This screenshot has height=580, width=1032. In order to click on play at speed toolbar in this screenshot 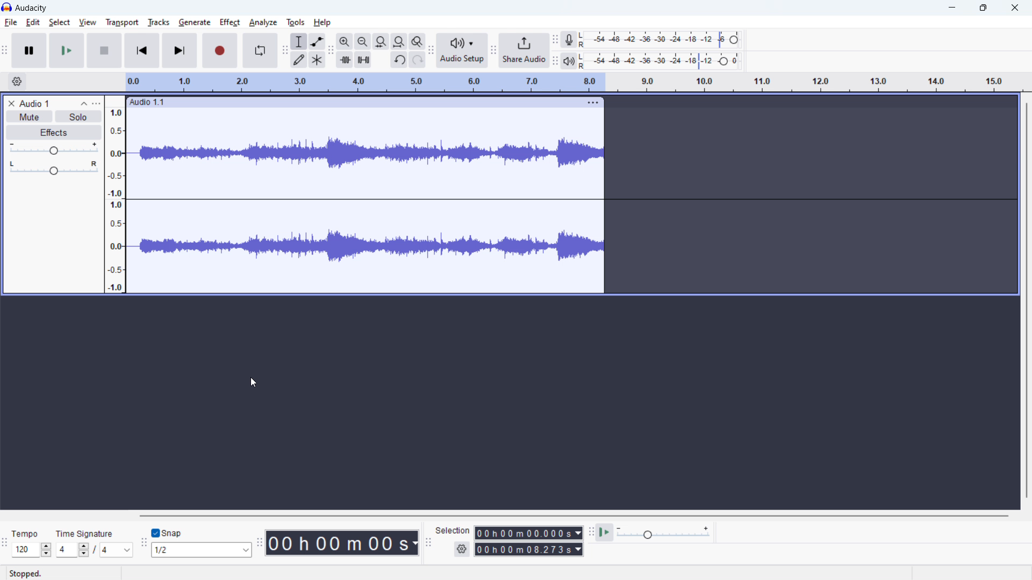, I will do `click(591, 532)`.